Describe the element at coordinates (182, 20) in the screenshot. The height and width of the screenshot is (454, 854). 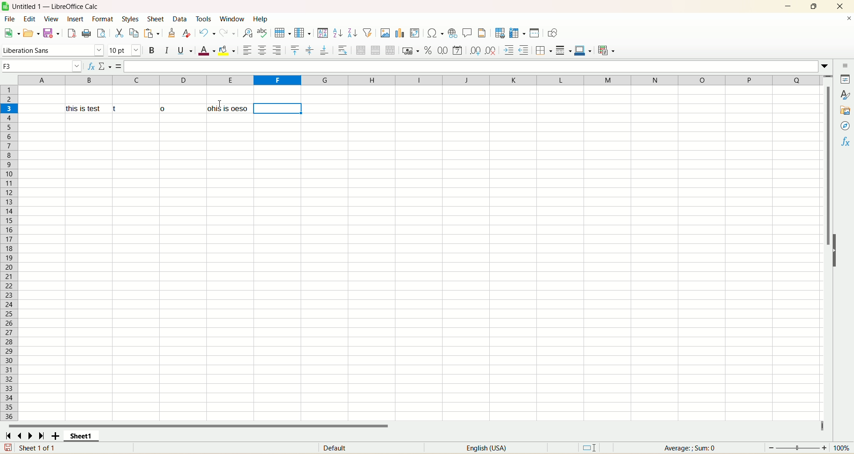
I see `data` at that location.